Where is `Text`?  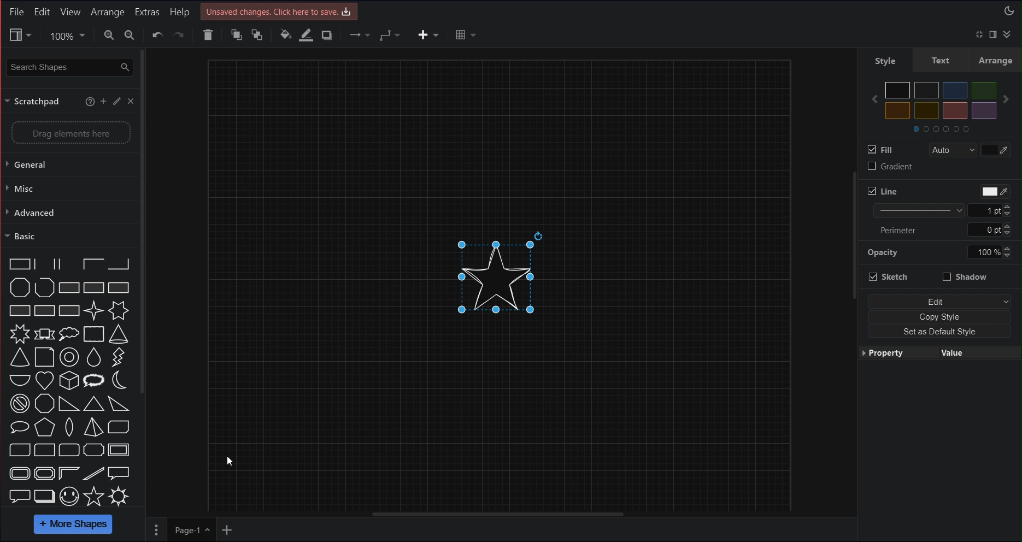 Text is located at coordinates (939, 60).